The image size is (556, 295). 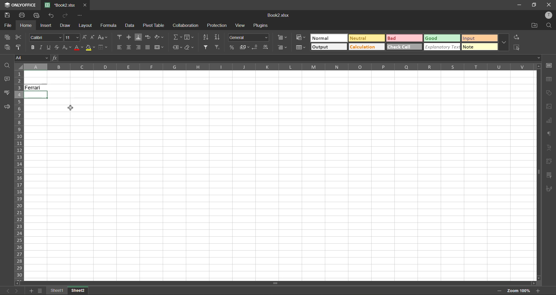 I want to click on insert cells, so click(x=283, y=37).